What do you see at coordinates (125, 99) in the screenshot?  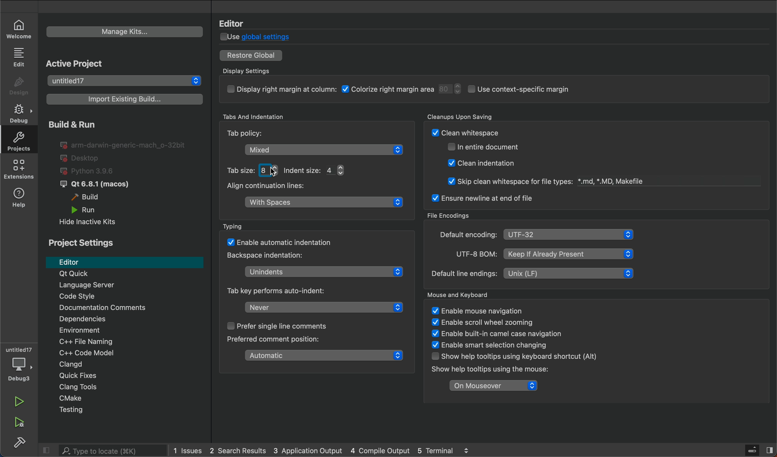 I see `import build` at bounding box center [125, 99].